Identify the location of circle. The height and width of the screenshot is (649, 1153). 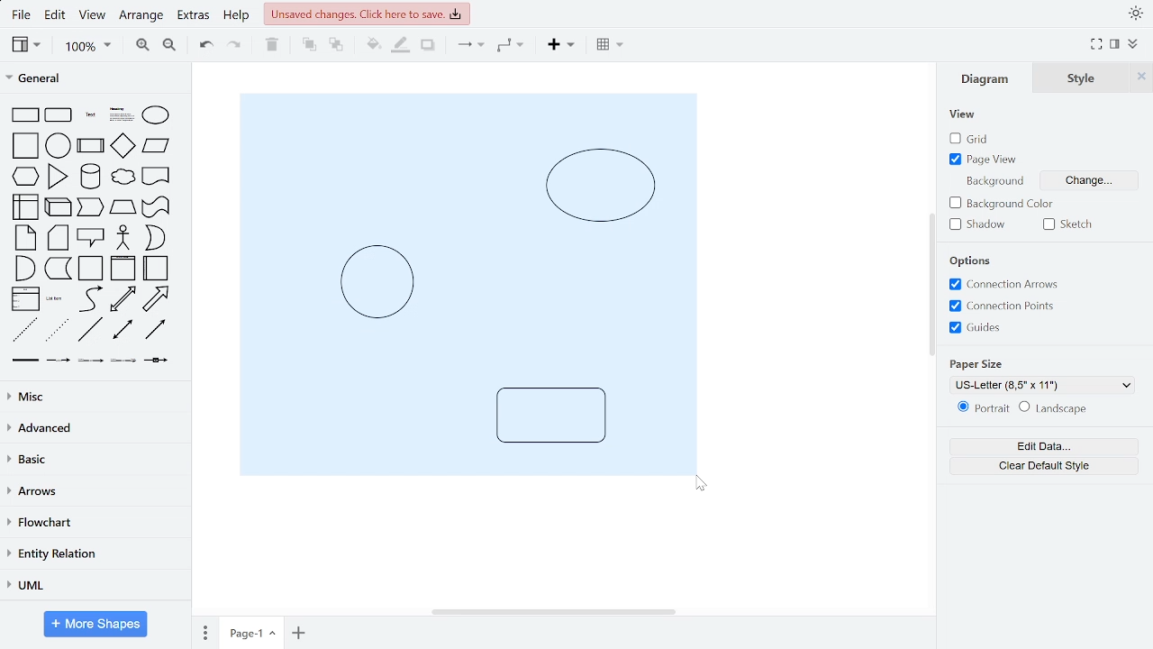
(59, 145).